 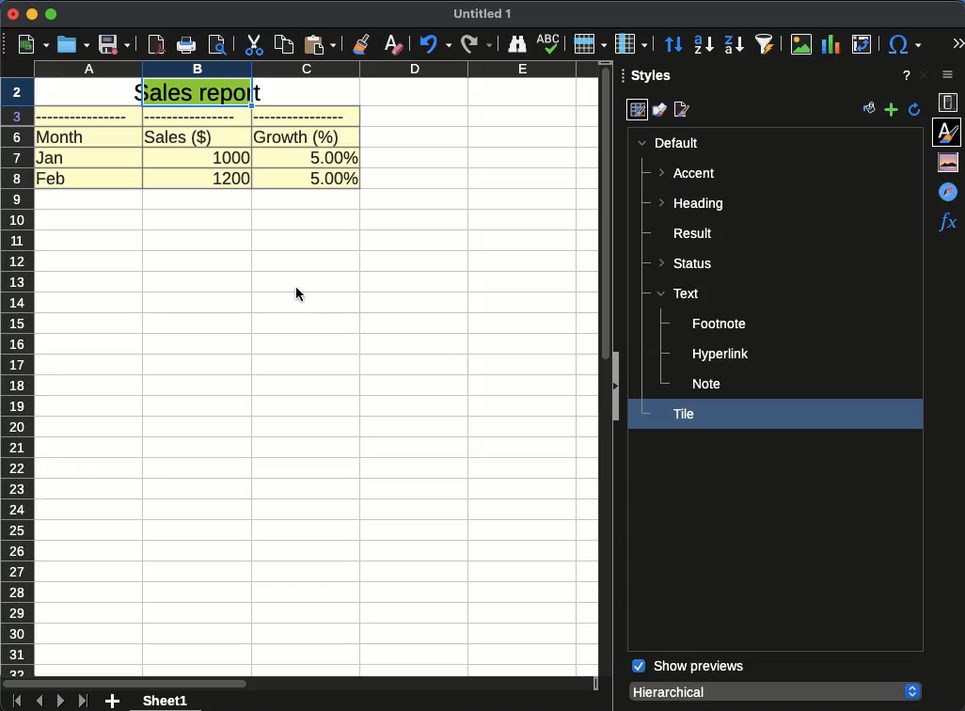 What do you see at coordinates (631, 44) in the screenshot?
I see `column` at bounding box center [631, 44].